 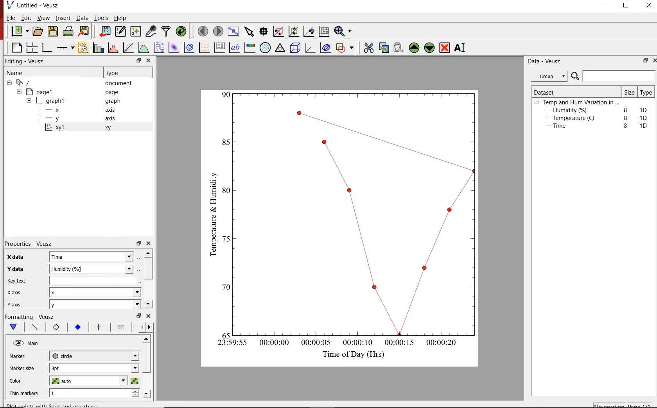 What do you see at coordinates (649, 5) in the screenshot?
I see `close` at bounding box center [649, 5].